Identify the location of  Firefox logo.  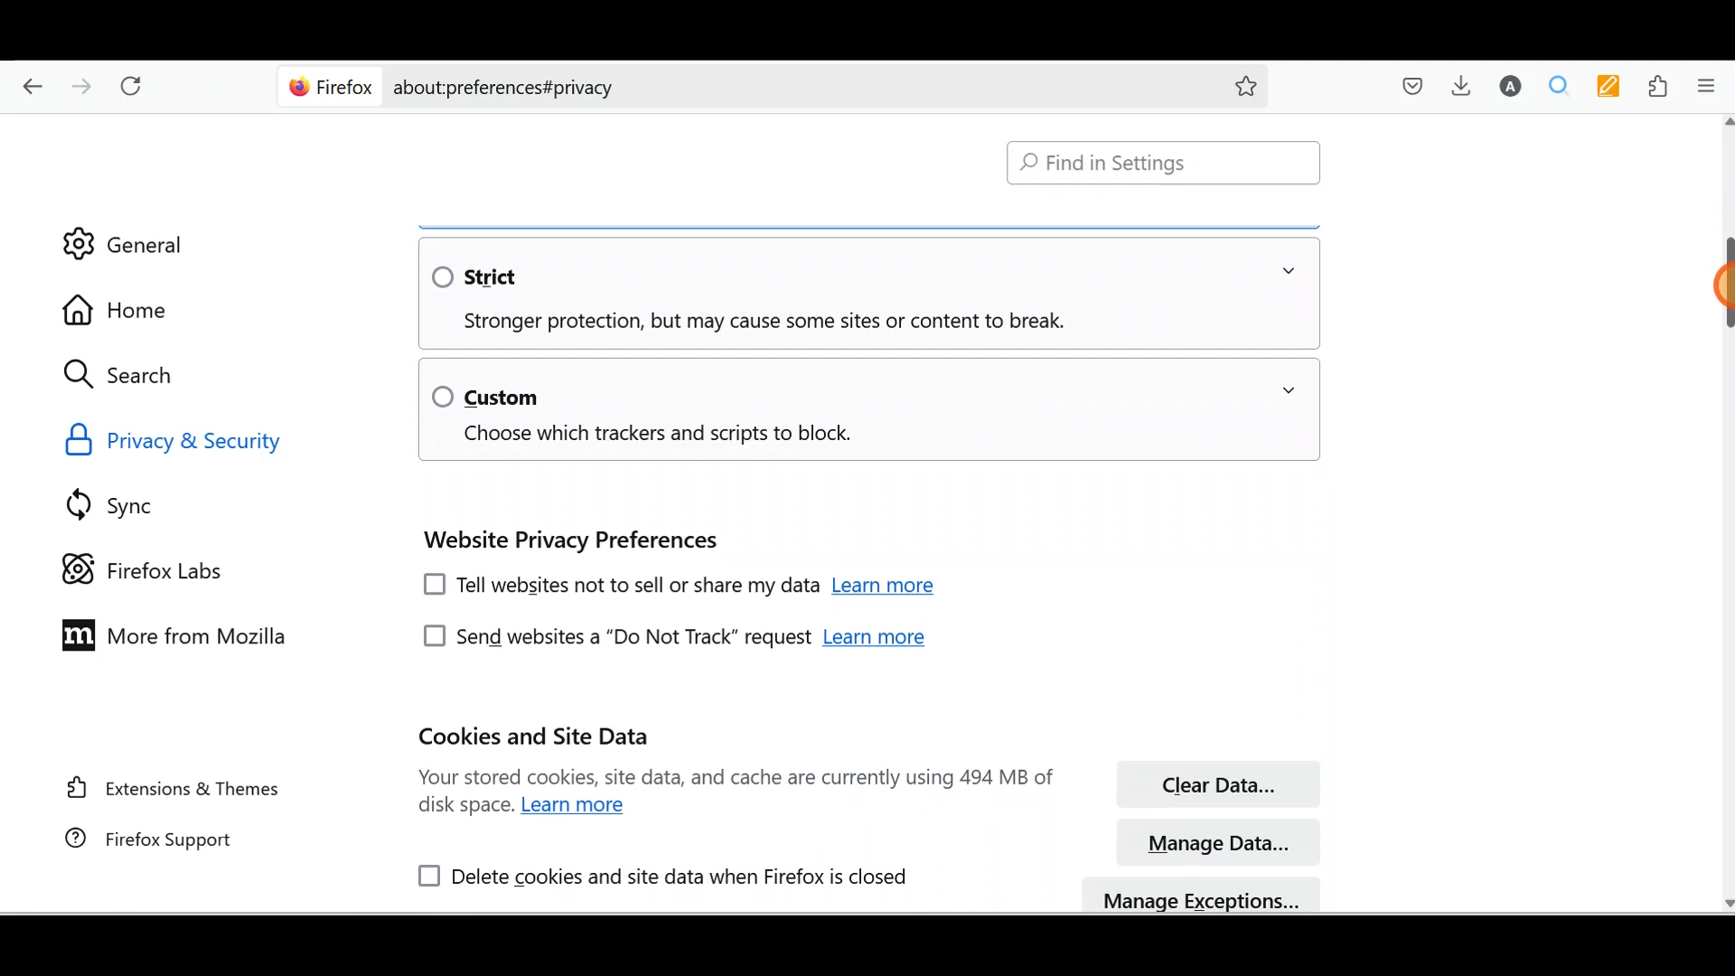
(327, 87).